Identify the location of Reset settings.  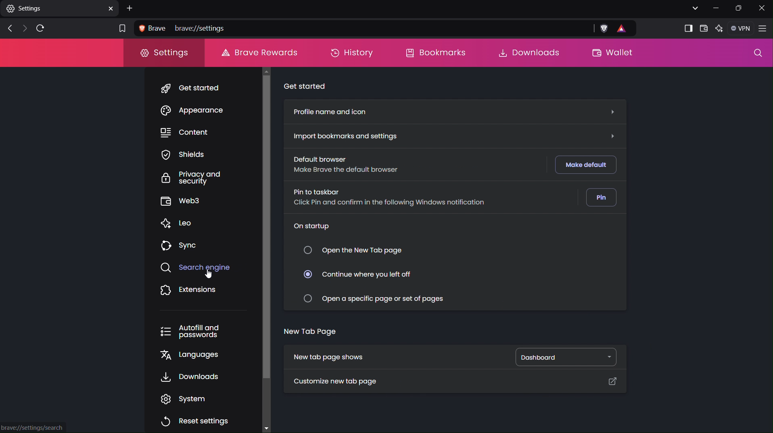
(195, 420).